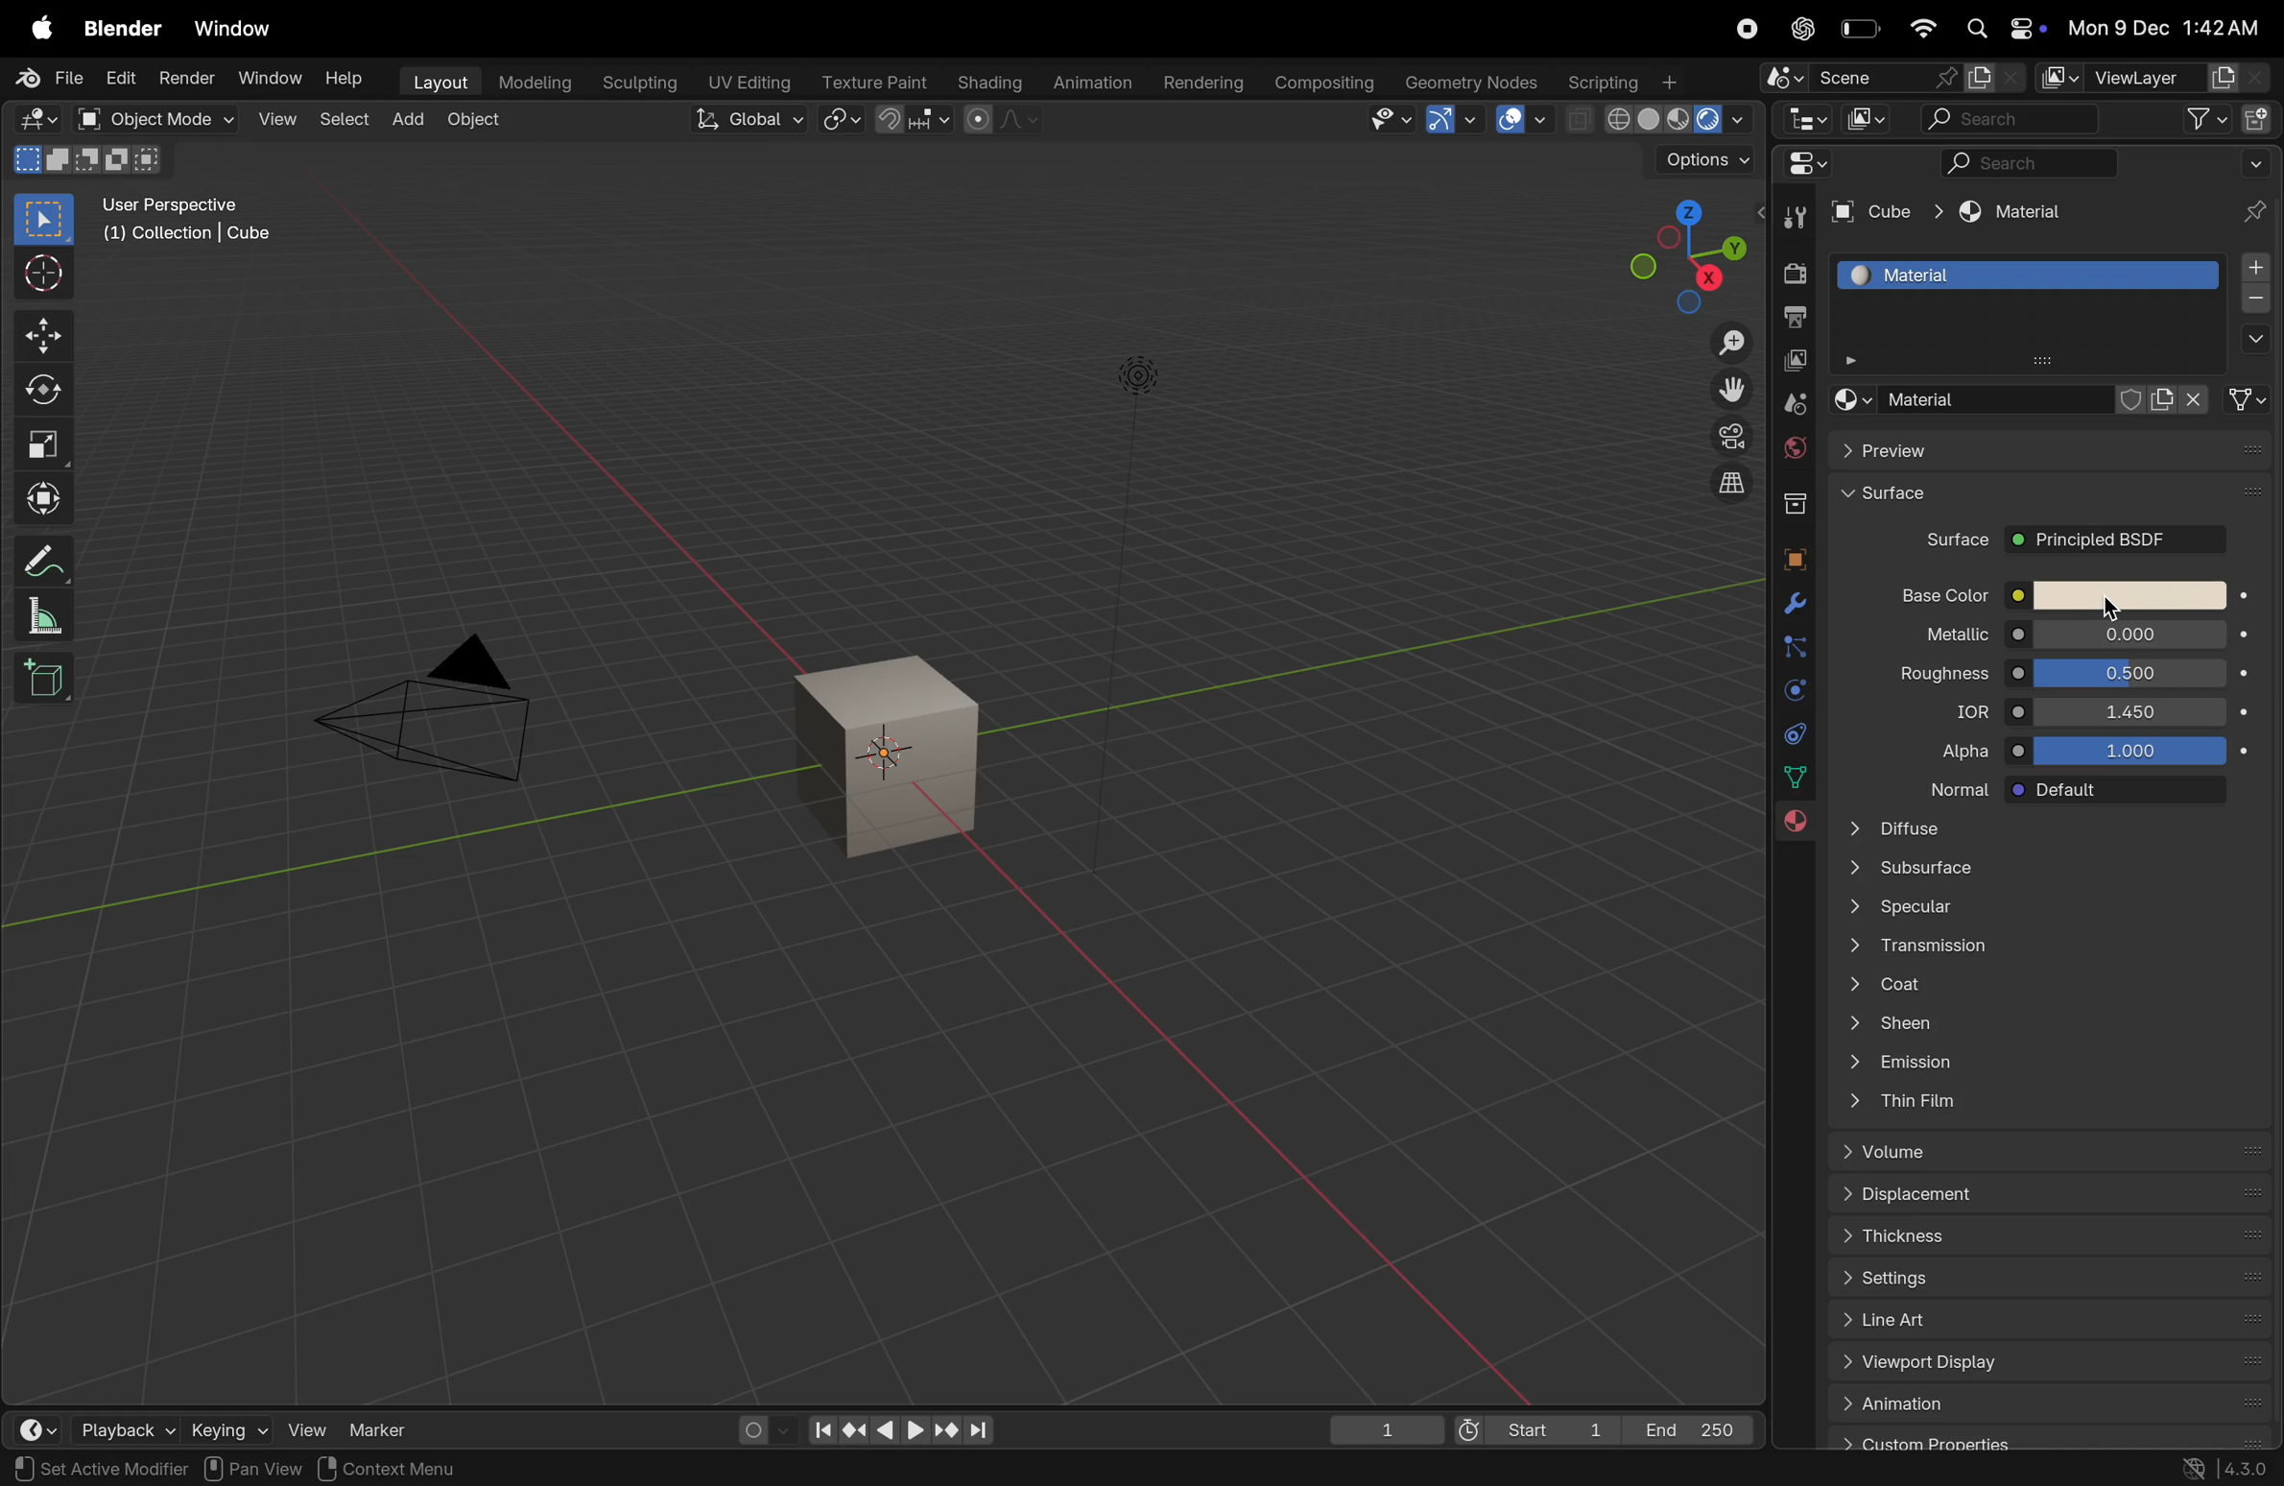 The image size is (2284, 1486). What do you see at coordinates (900, 1432) in the screenshot?
I see `play back controls` at bounding box center [900, 1432].